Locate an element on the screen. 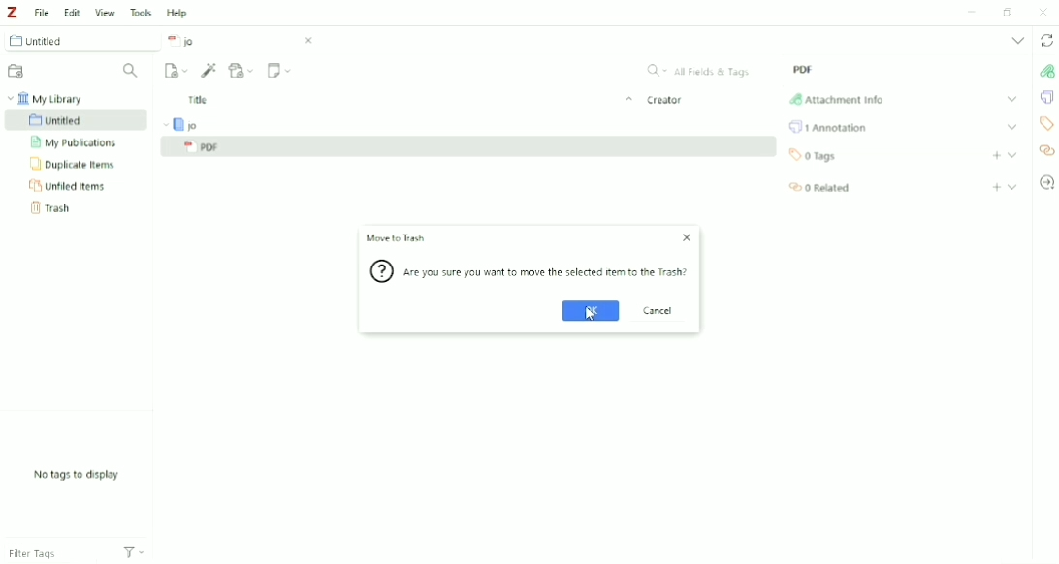 The height and width of the screenshot is (564, 1059). Cursor is located at coordinates (588, 316).